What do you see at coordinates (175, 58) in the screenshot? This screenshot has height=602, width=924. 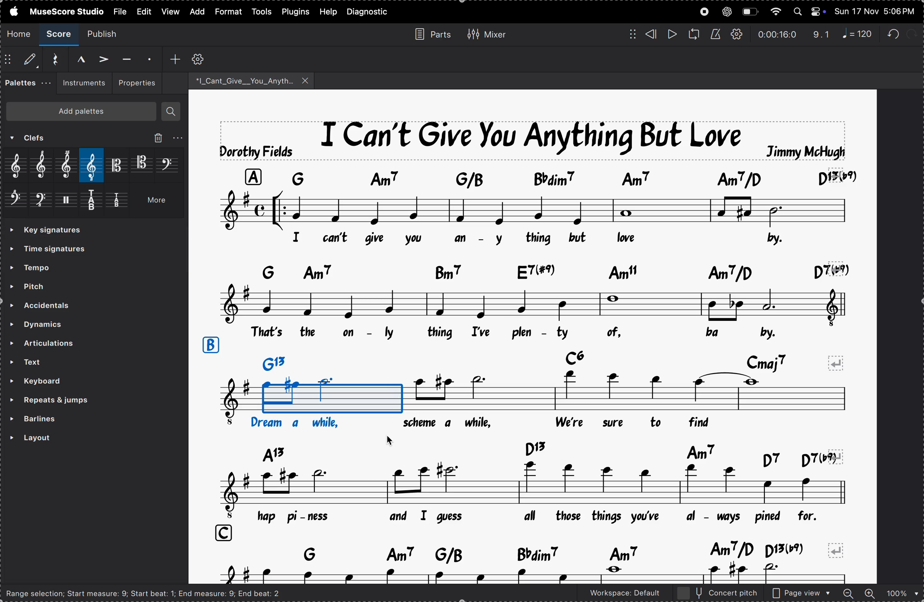 I see `add` at bounding box center [175, 58].